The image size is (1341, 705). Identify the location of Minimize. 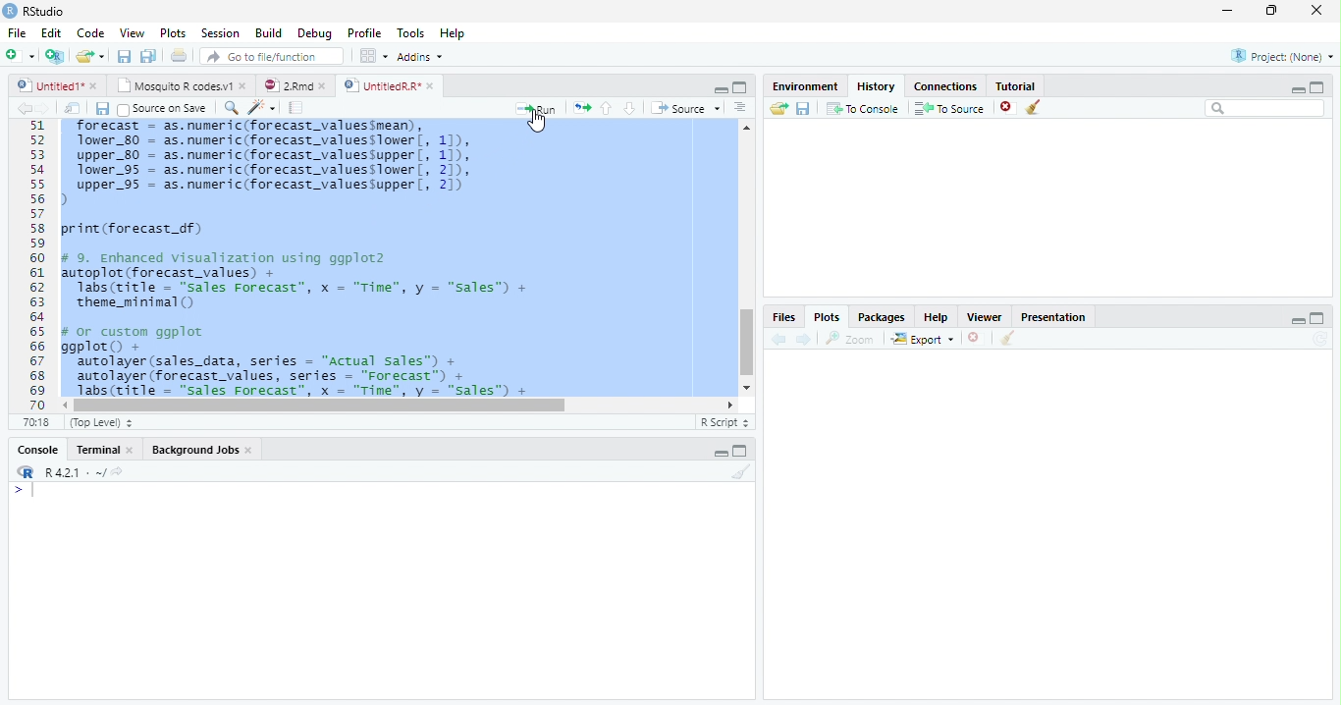
(721, 89).